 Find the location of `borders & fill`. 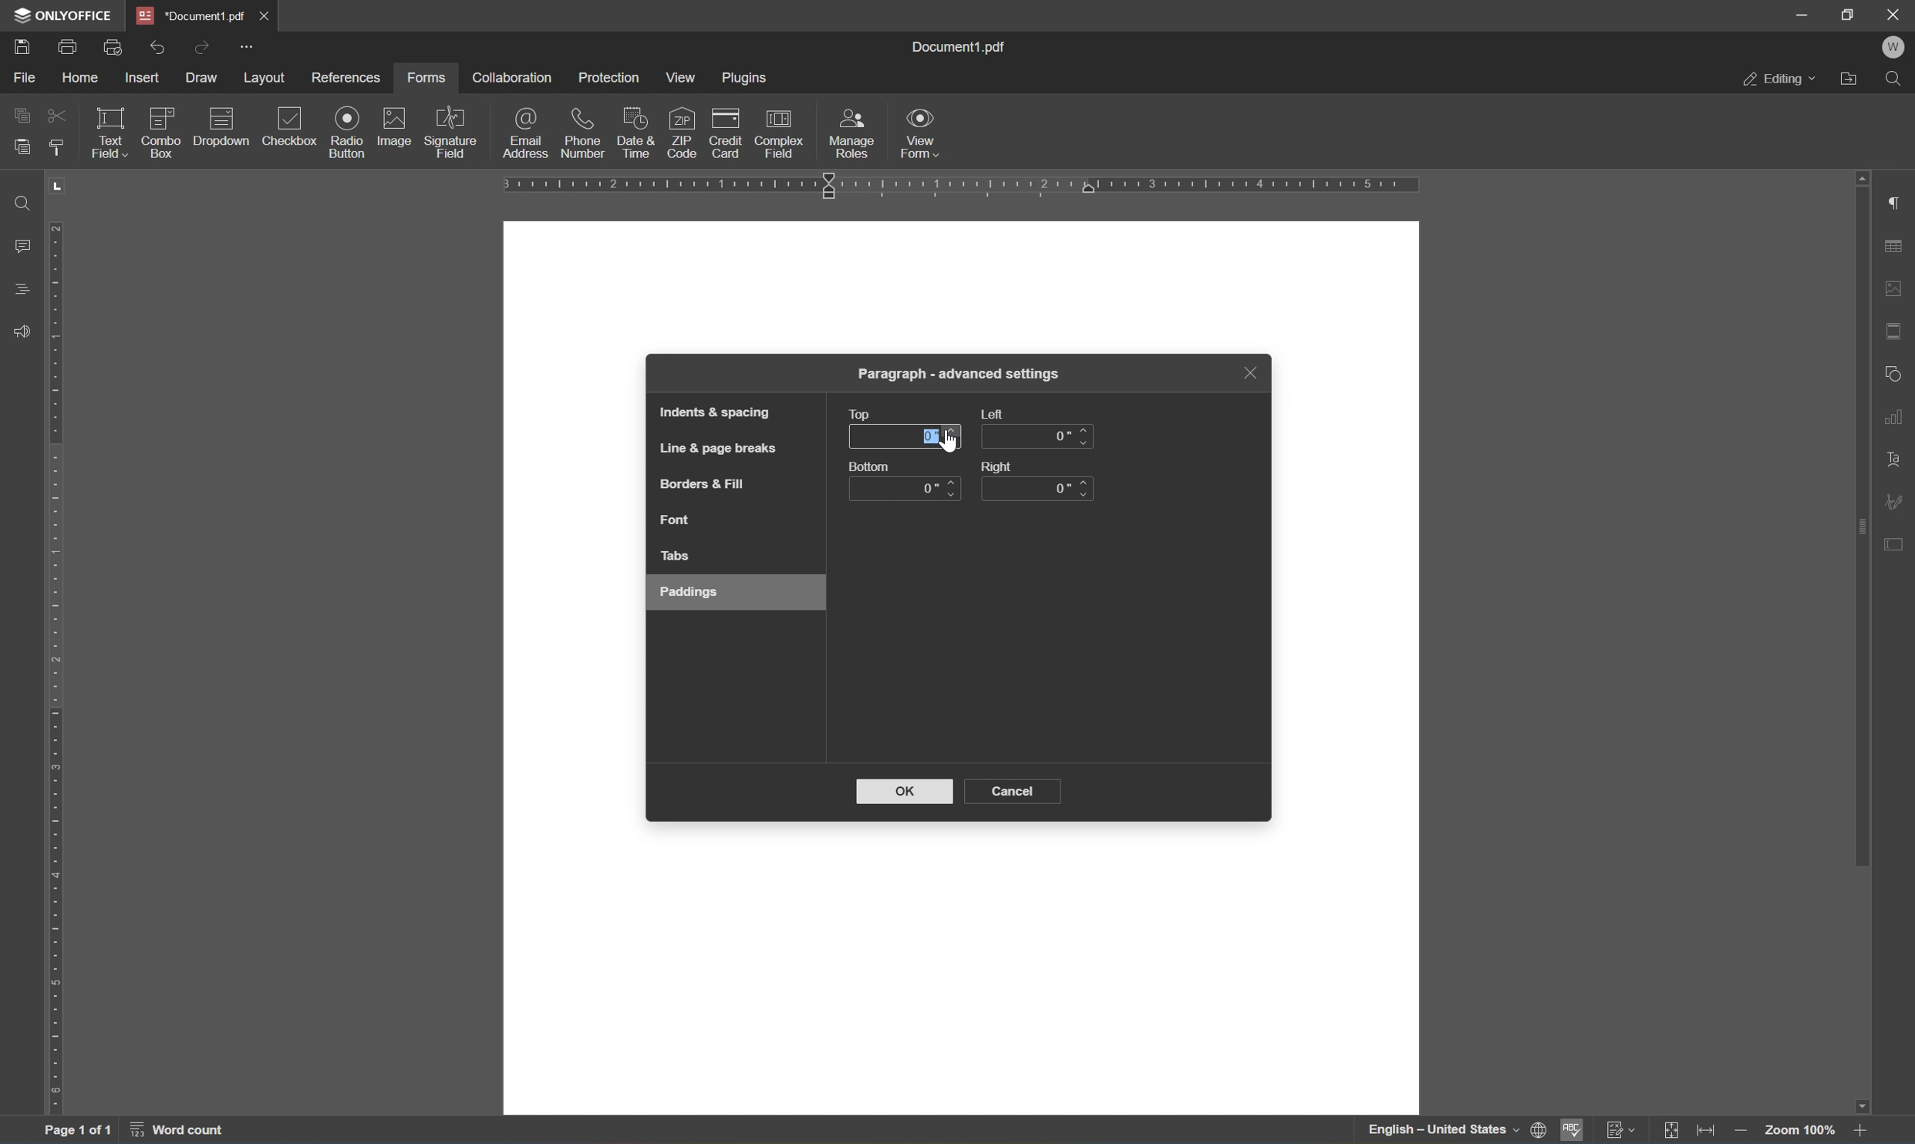

borders & fill is located at coordinates (700, 486).